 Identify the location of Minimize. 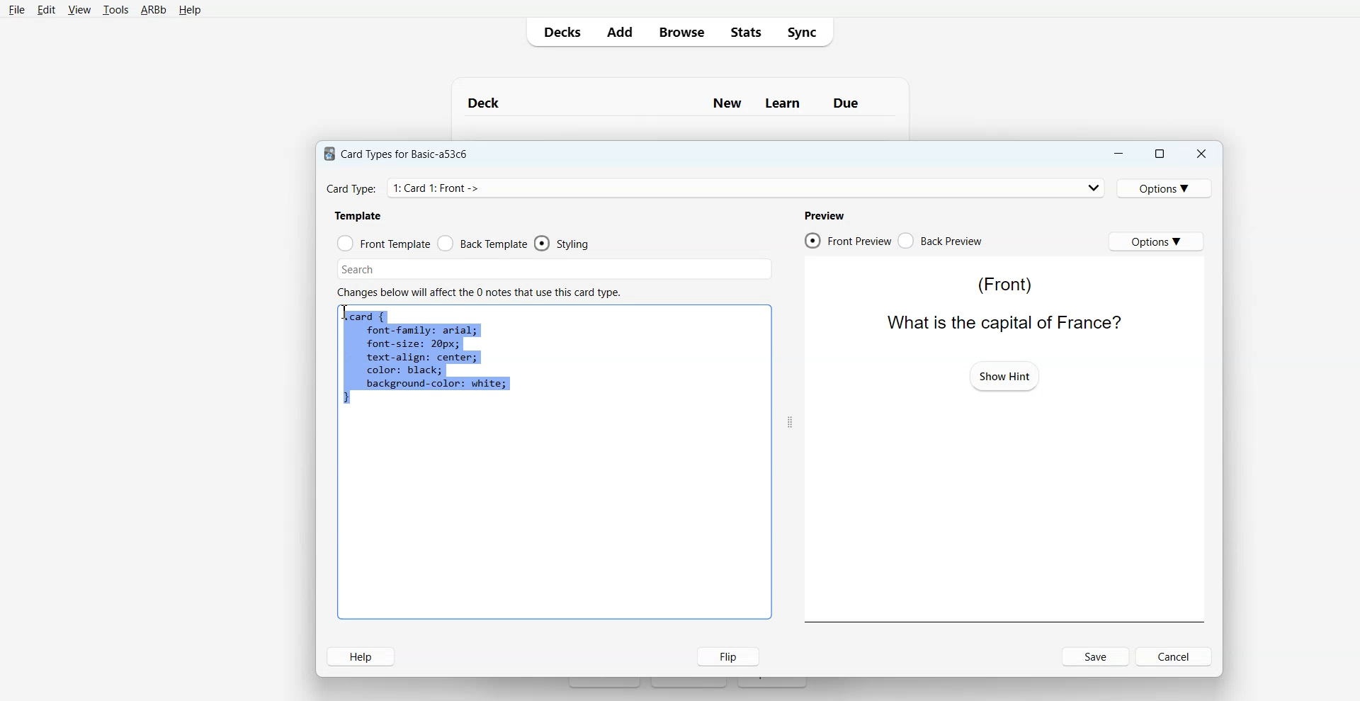
(1117, 154).